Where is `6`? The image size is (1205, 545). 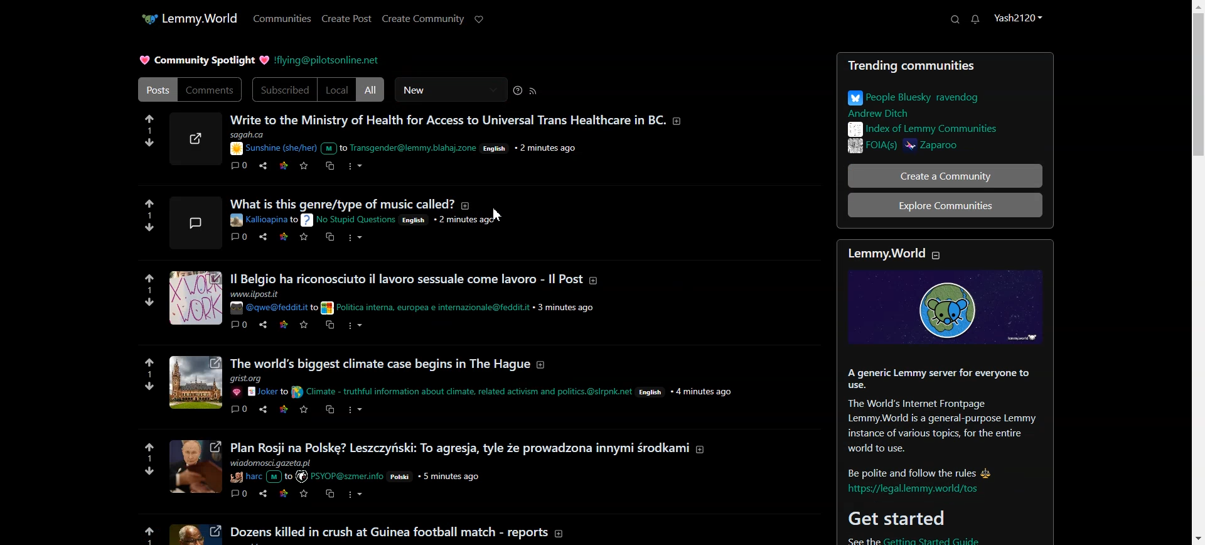
6 is located at coordinates (146, 131).